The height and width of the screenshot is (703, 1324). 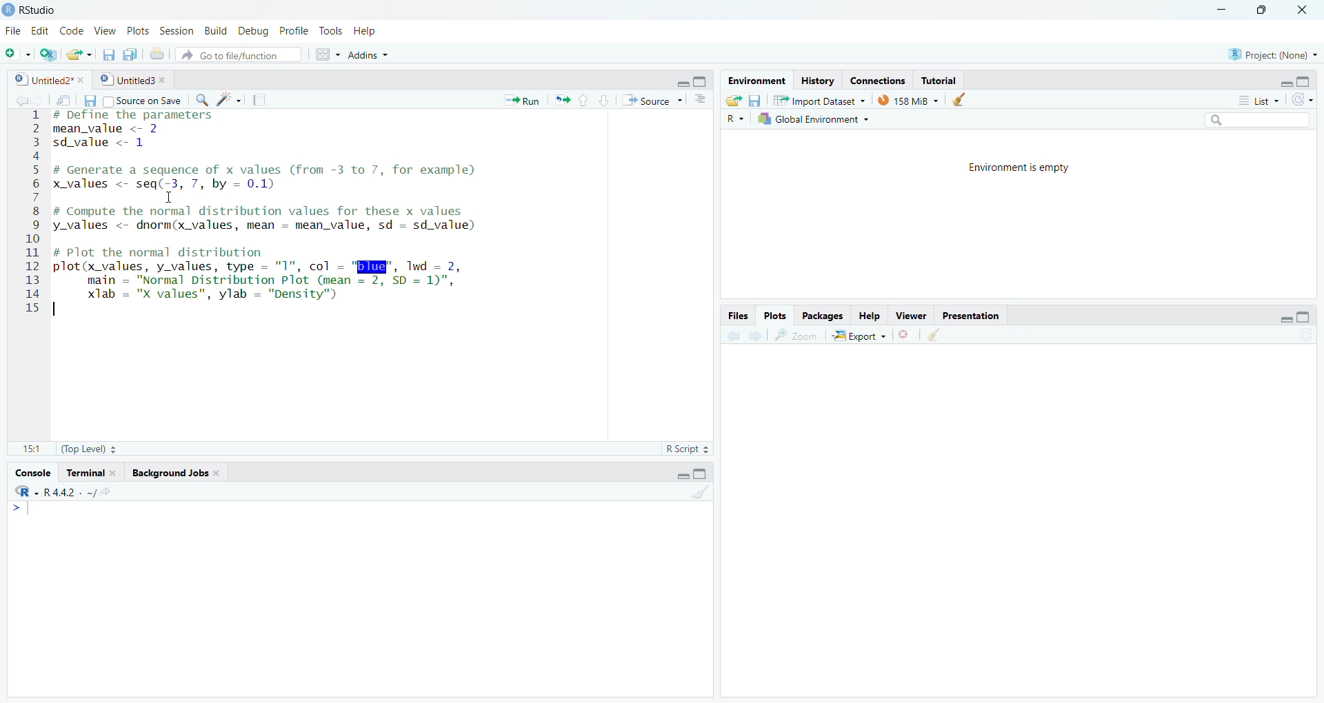 I want to click on 1 # Define the parameters

2 mean value <- 2

3 sdvalue <- 1

2

5 # Generate a sequence of x values (from -3 to 7, for example)
6 x values <- seq(-3, 7, by = 0.1)

7 I

8 # Compute the normal distribution values for these x values
9 y values <- dnorm(x_values, mean - mean value, sd - sd_value)
10

11 # Plot the normal distribution

12 plot(x values, y values, type = "1", col - "BIE", Twd - 2,
13 main = "Normal Distribution Plot (mean = 2, SD = 1)",
14 xlab = "X values”, ylab = "Density”)

15 |, so click(x=276, y=225).